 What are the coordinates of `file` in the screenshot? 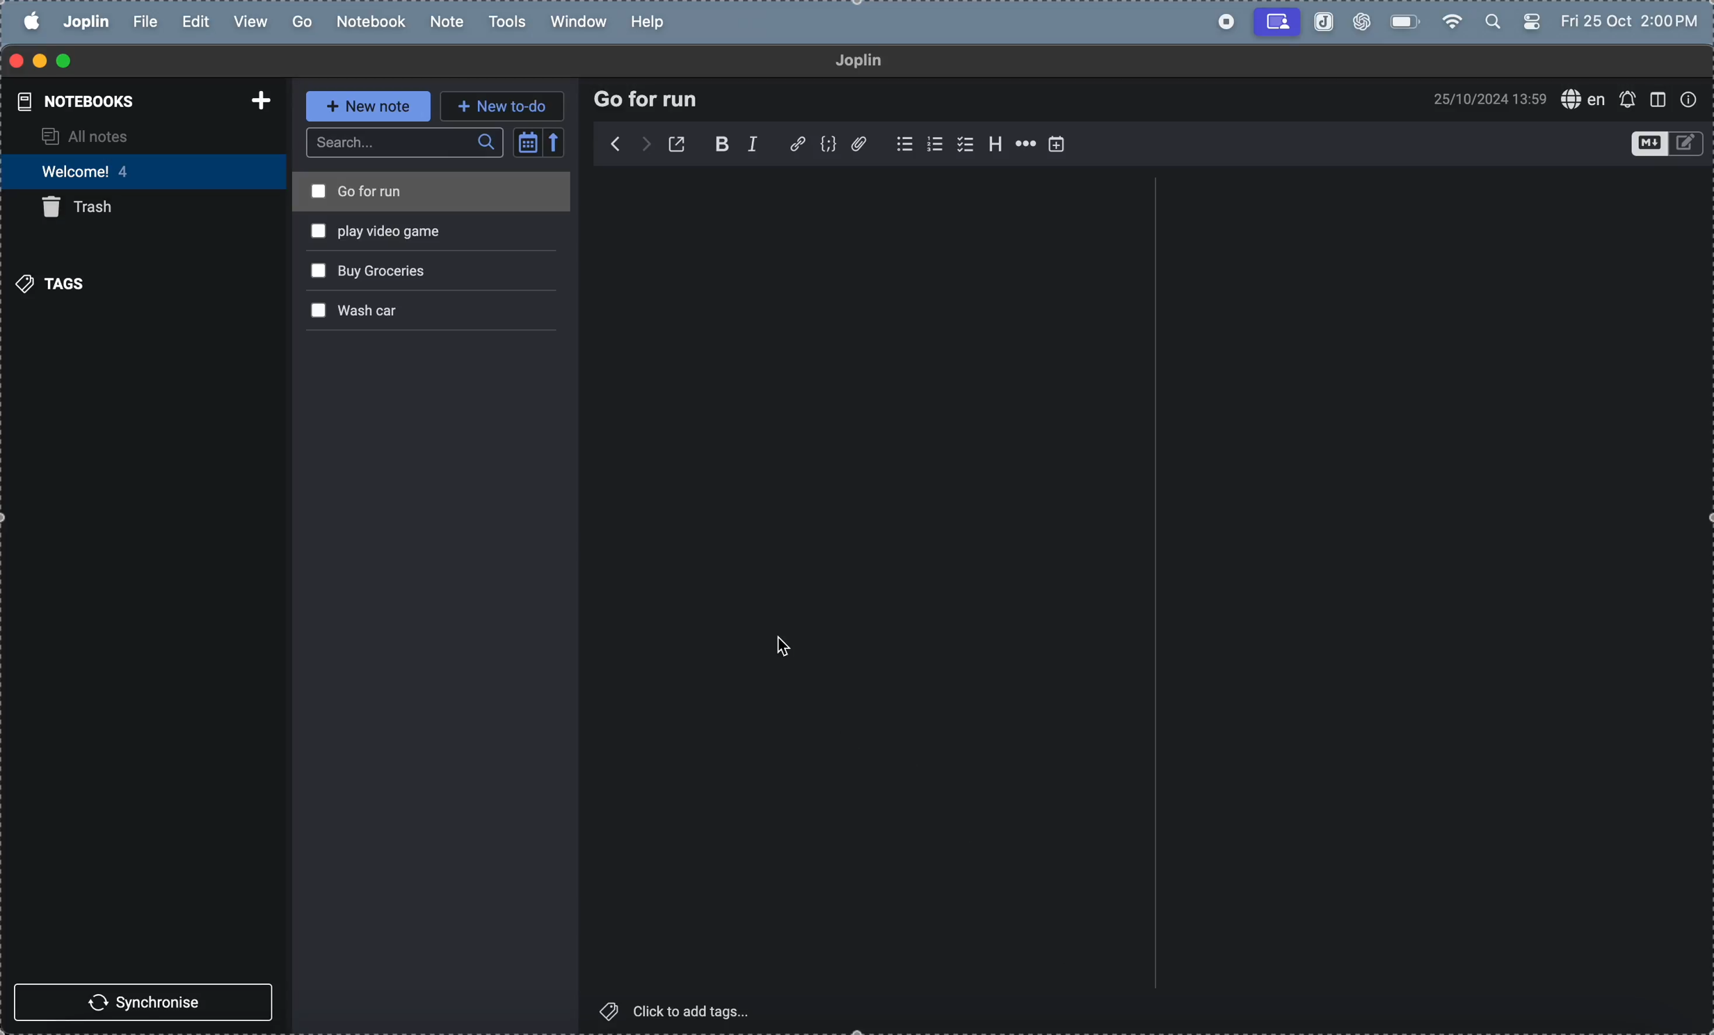 It's located at (144, 19).